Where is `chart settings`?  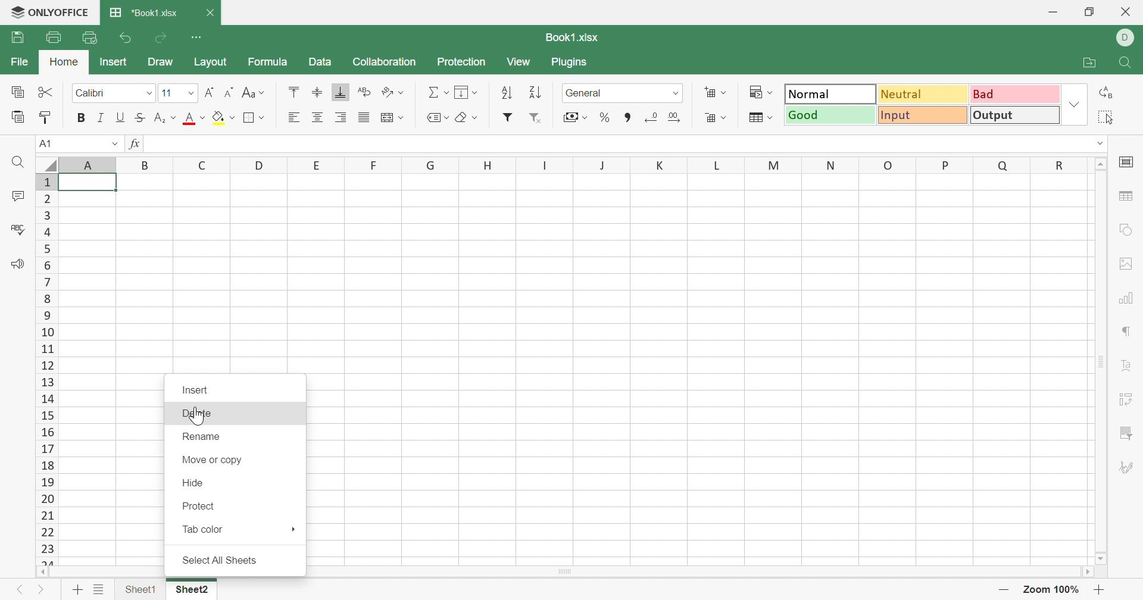
chart settings is located at coordinates (1128, 298).